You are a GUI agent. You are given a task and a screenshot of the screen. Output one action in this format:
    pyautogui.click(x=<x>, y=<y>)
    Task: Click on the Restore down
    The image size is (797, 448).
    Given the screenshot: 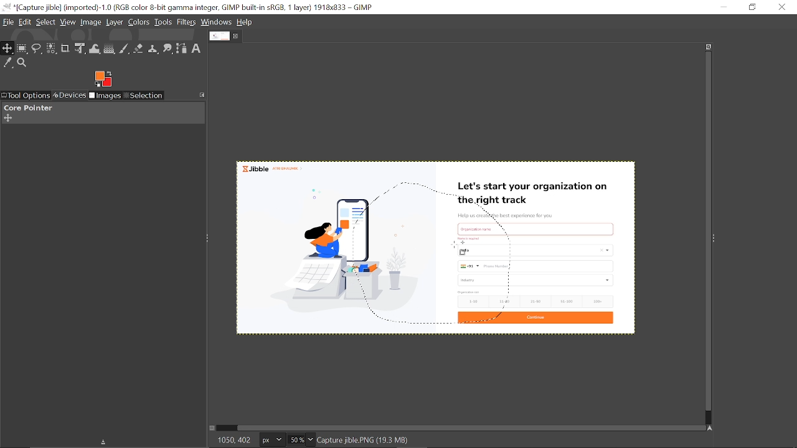 What is the action you would take?
    pyautogui.click(x=753, y=7)
    